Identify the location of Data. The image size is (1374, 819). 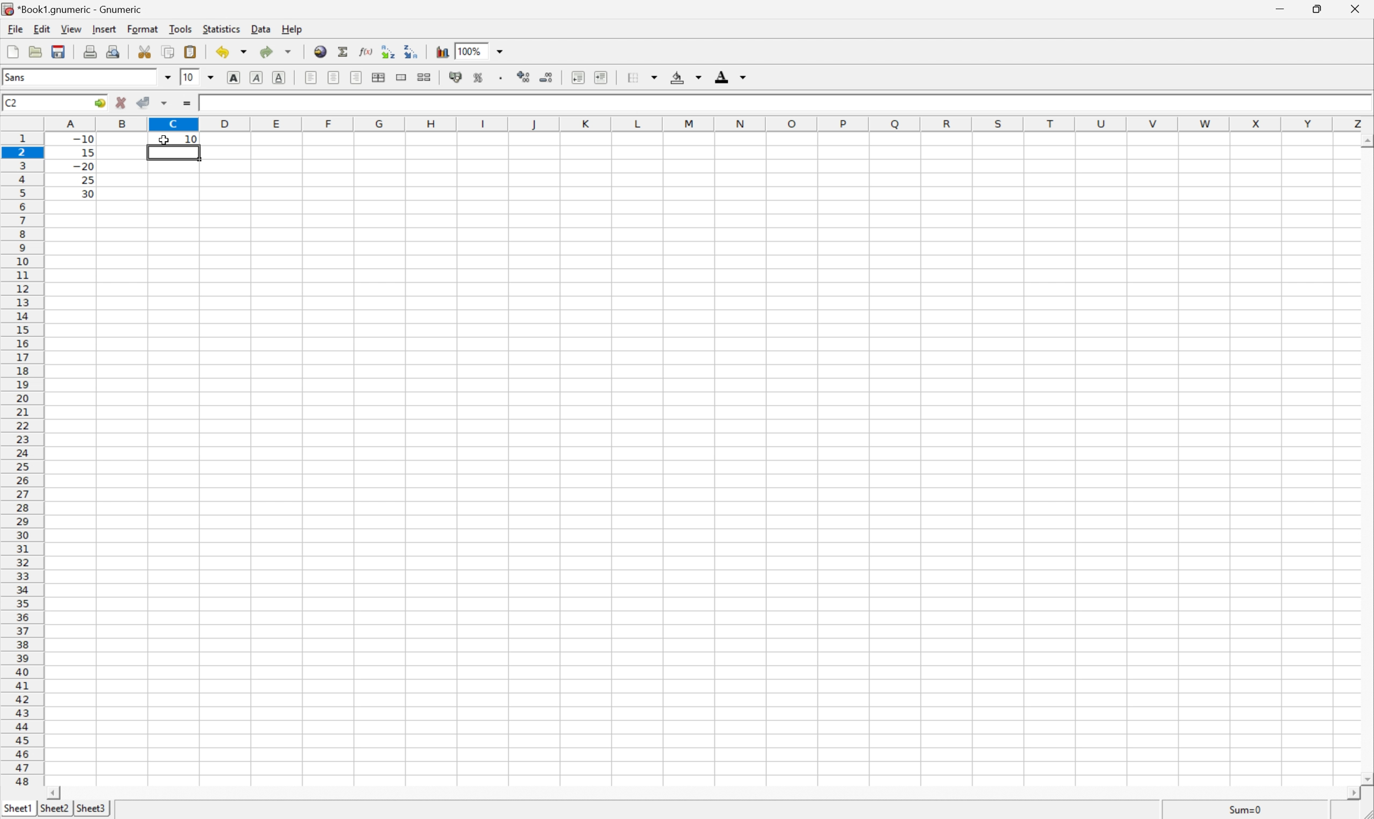
(264, 30).